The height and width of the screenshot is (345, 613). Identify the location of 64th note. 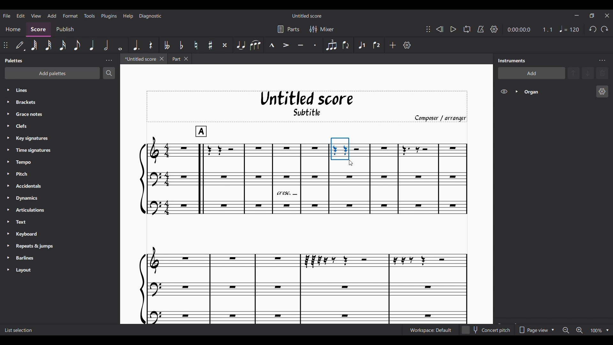
(34, 46).